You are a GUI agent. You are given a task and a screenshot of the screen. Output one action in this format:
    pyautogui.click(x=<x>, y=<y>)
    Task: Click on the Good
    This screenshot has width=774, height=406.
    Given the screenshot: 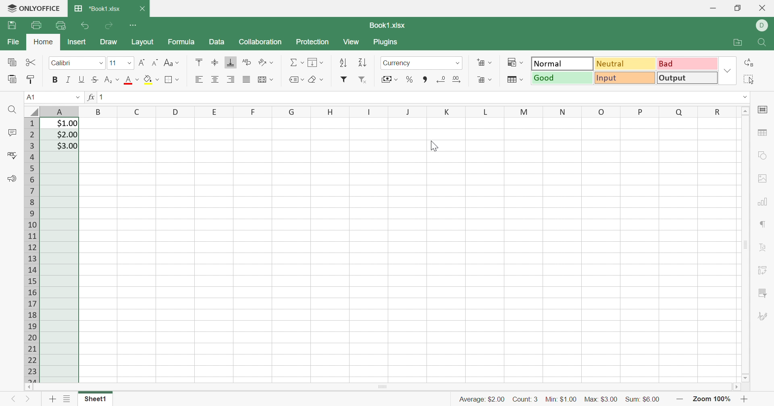 What is the action you would take?
    pyautogui.click(x=562, y=77)
    